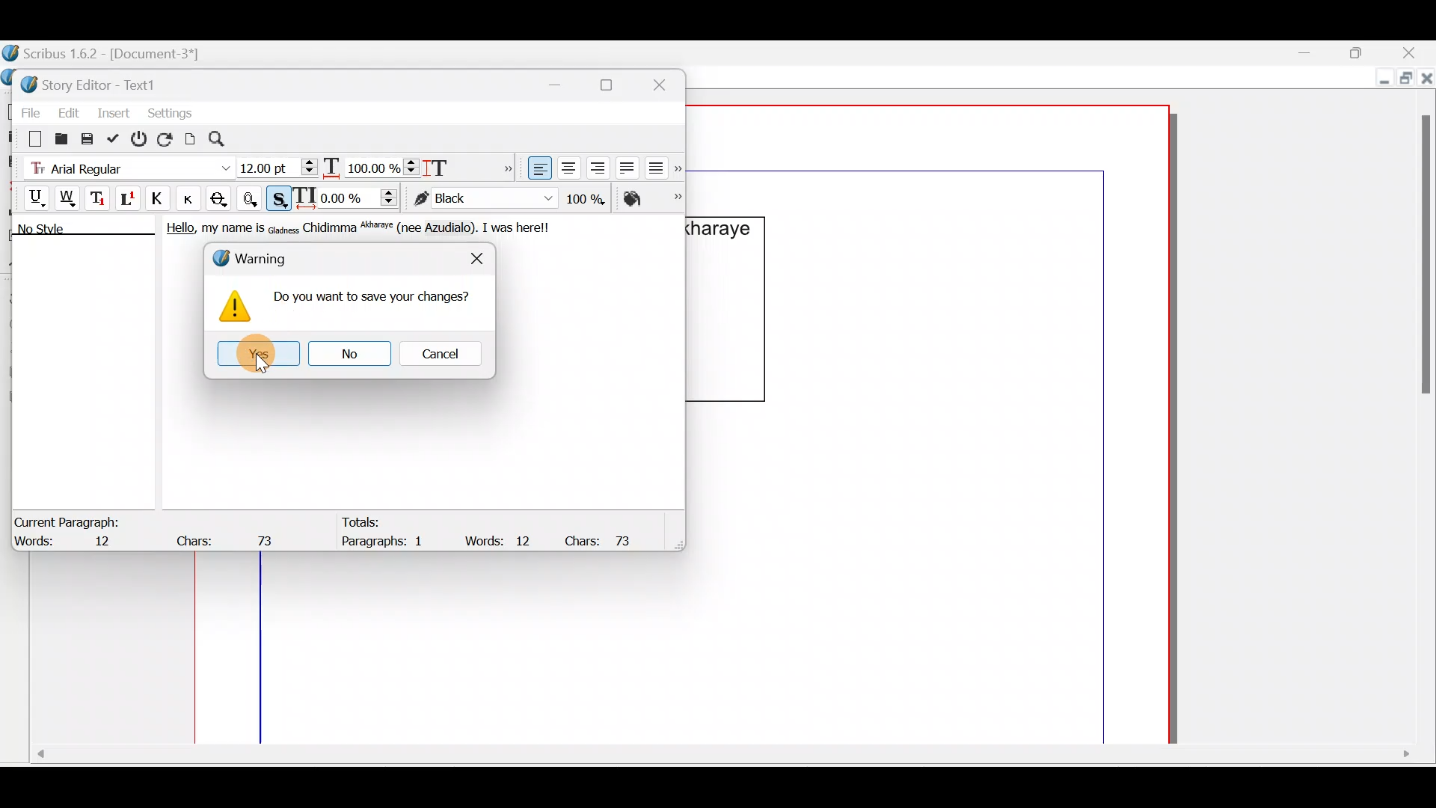 The image size is (1436, 808). What do you see at coordinates (279, 168) in the screenshot?
I see `Font size - 12:00pt` at bounding box center [279, 168].